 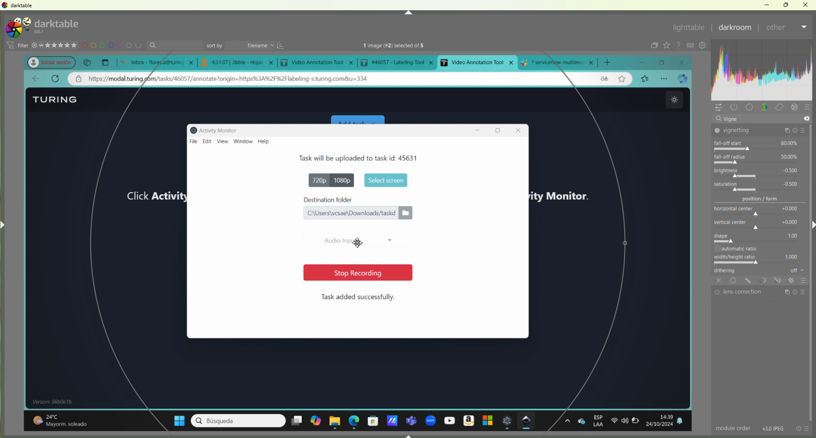 What do you see at coordinates (175, 419) in the screenshot?
I see `windows` at bounding box center [175, 419].